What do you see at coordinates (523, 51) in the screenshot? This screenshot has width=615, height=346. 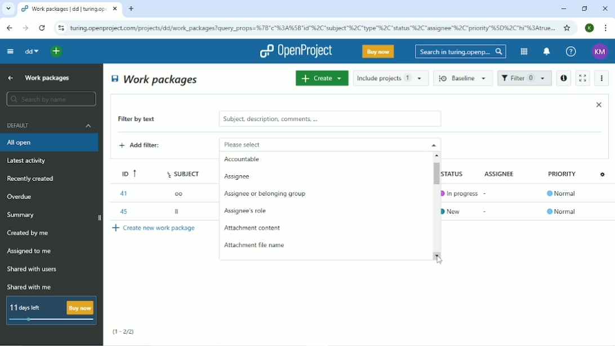 I see `Modules` at bounding box center [523, 51].